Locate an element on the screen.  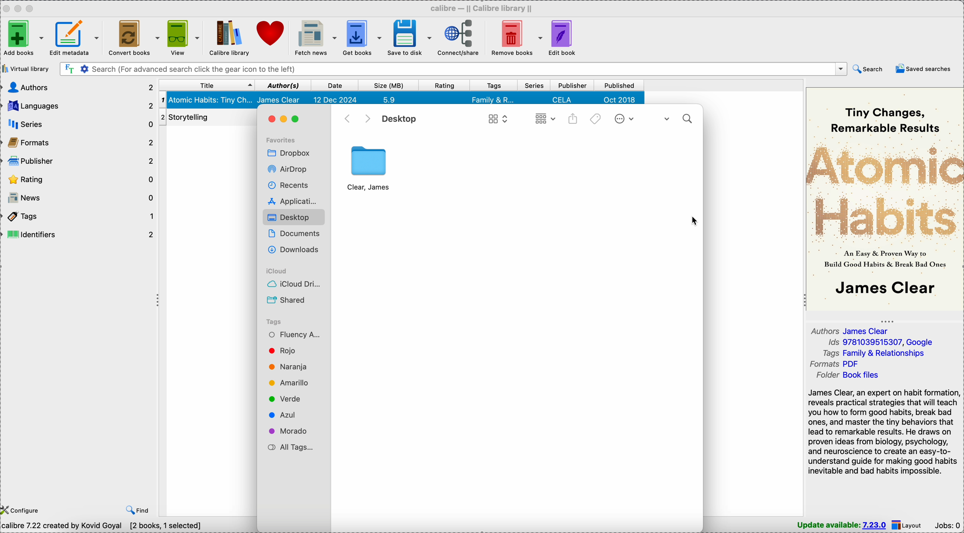
search is located at coordinates (867, 69).